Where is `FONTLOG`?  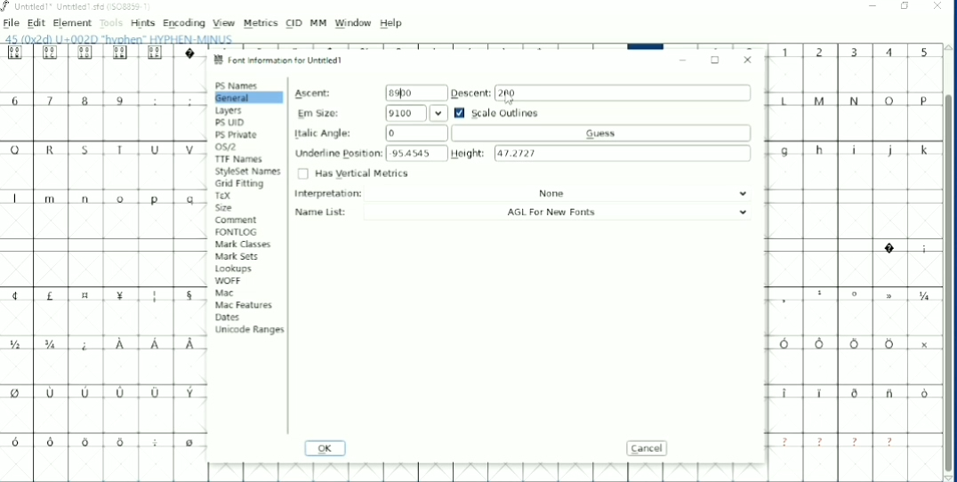
FONTLOG is located at coordinates (237, 232).